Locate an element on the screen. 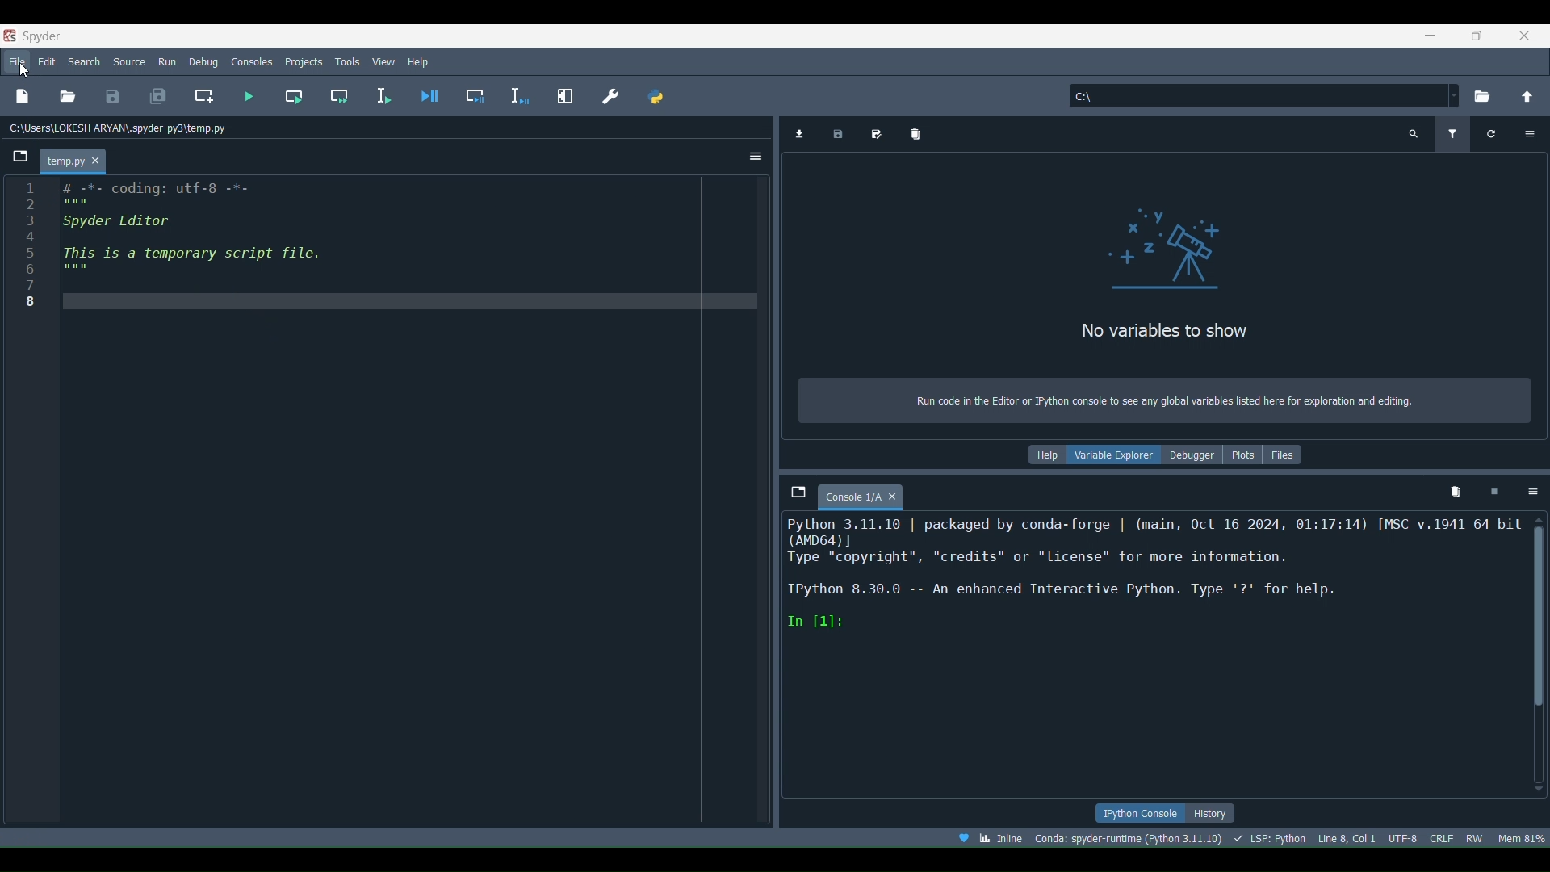  Console is located at coordinates (875, 497).